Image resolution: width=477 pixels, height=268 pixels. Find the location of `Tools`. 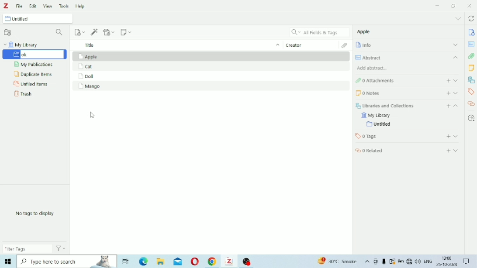

Tools is located at coordinates (64, 6).